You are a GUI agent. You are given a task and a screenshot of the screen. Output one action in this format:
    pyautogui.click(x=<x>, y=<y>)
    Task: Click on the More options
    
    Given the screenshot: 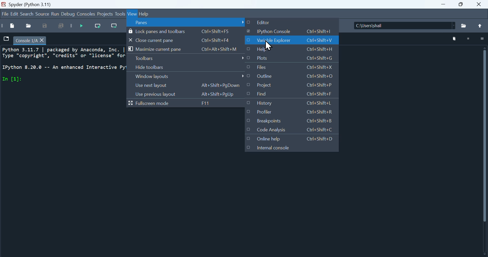 What is the action you would take?
    pyautogui.click(x=482, y=38)
    